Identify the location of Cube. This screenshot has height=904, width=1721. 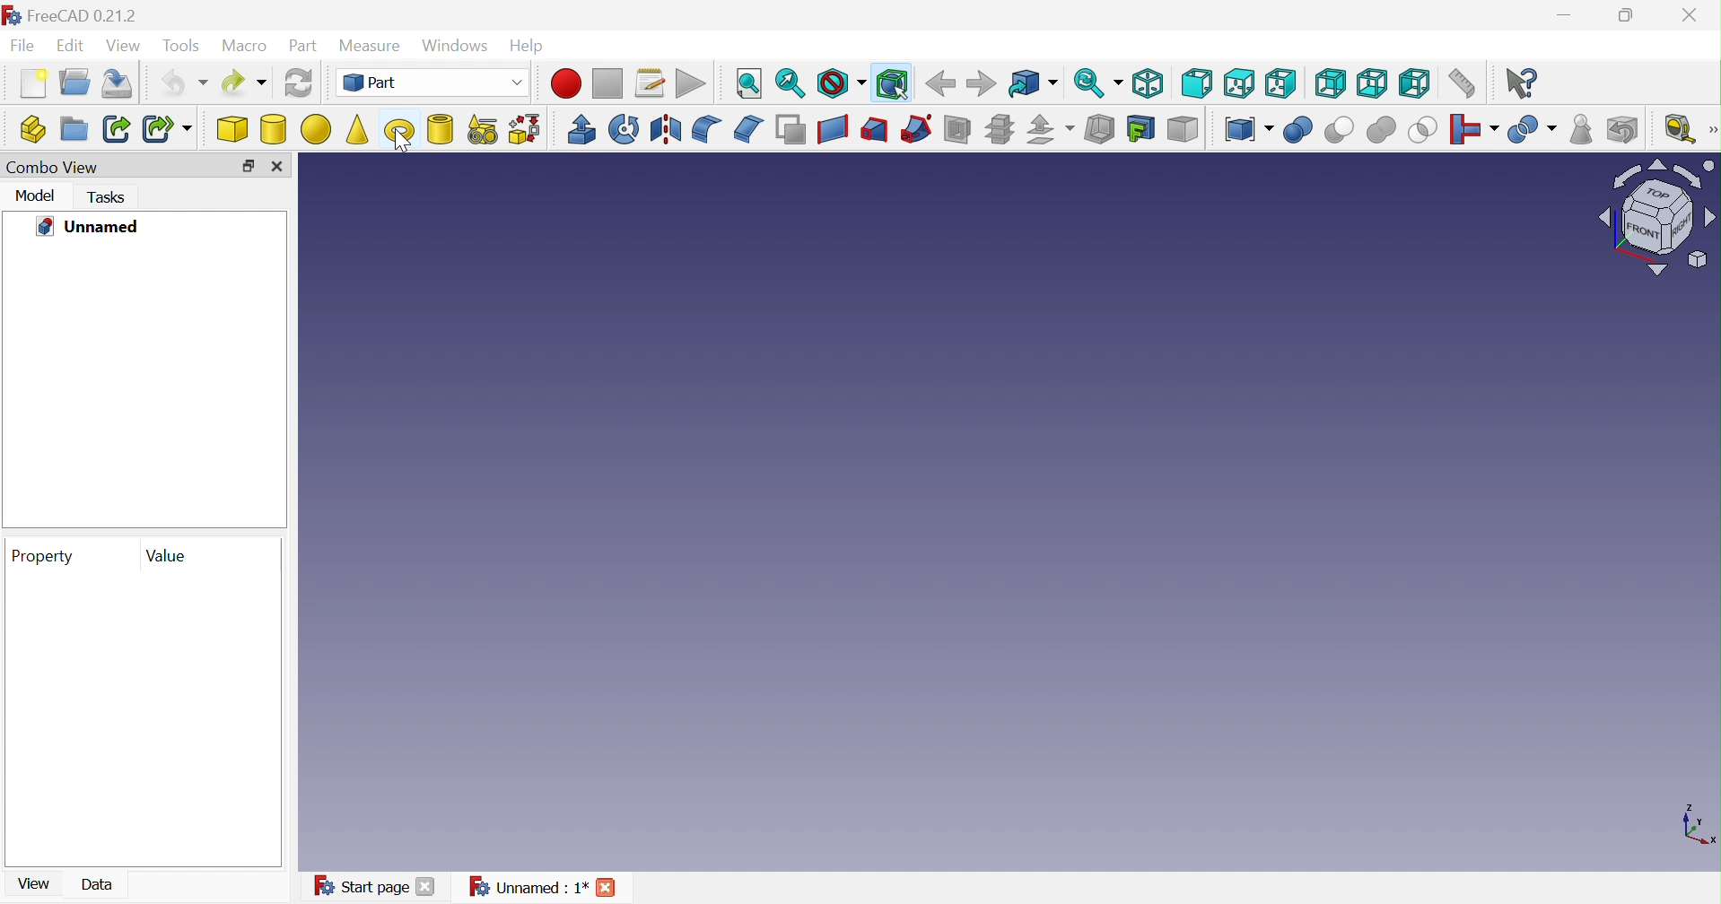
(232, 130).